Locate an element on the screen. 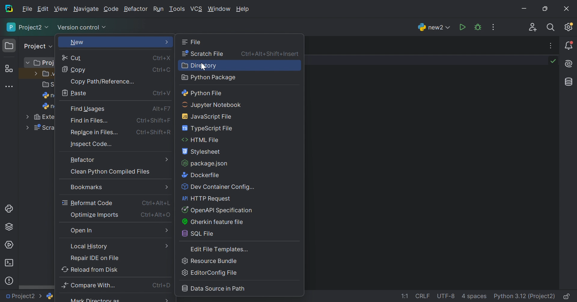  .v is located at coordinates (49, 74).